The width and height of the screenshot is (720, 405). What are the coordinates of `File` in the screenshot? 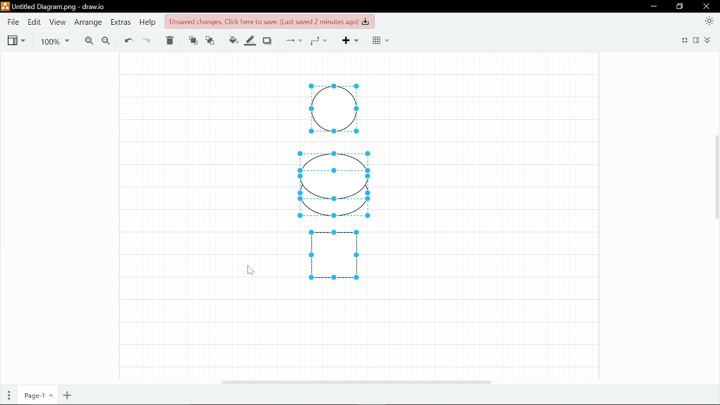 It's located at (13, 22).